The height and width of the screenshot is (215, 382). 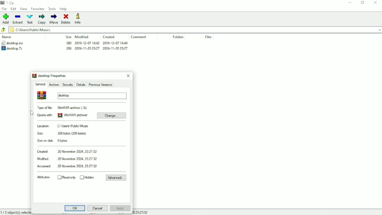 What do you see at coordinates (139, 37) in the screenshot?
I see `Comment` at bounding box center [139, 37].